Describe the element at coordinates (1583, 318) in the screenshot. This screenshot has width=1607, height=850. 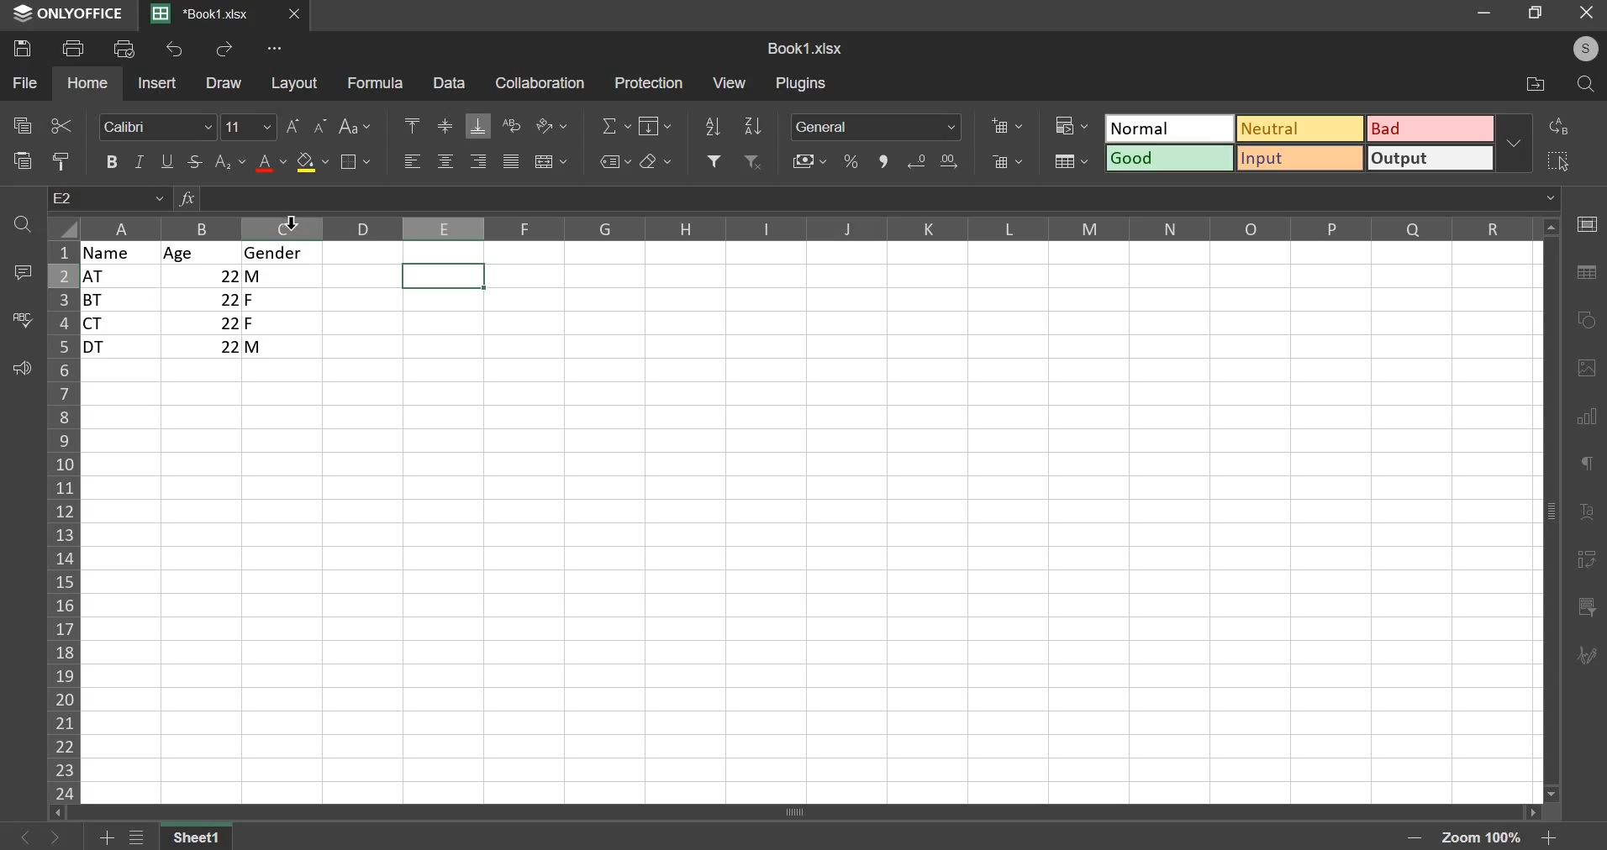
I see `shape` at that location.